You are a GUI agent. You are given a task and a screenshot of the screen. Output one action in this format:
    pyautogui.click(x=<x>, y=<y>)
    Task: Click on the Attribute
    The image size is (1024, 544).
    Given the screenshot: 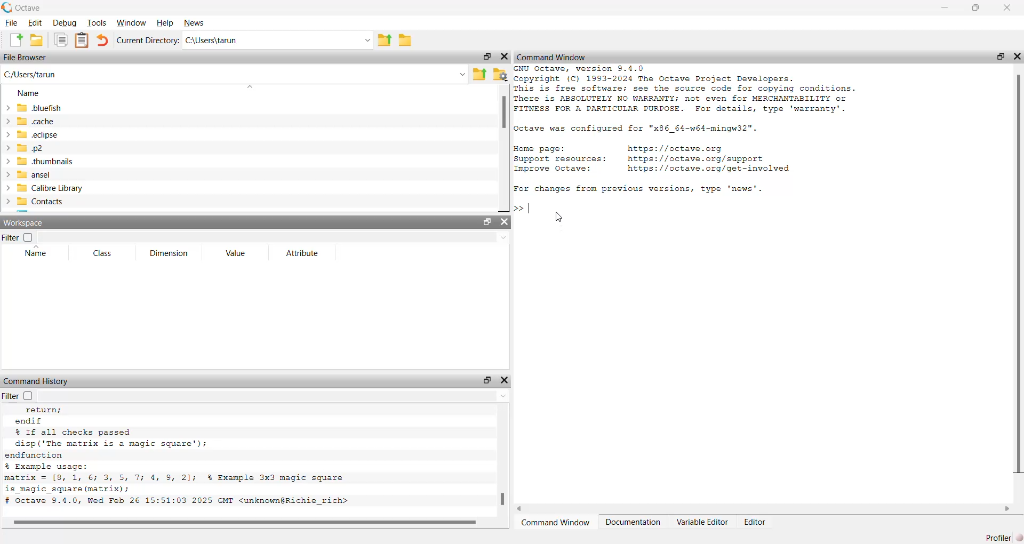 What is the action you would take?
    pyautogui.click(x=303, y=253)
    